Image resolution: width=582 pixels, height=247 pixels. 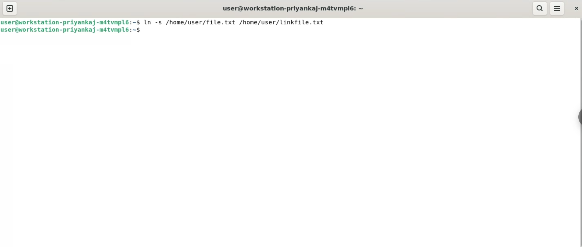 What do you see at coordinates (145, 30) in the screenshot?
I see `cursor` at bounding box center [145, 30].